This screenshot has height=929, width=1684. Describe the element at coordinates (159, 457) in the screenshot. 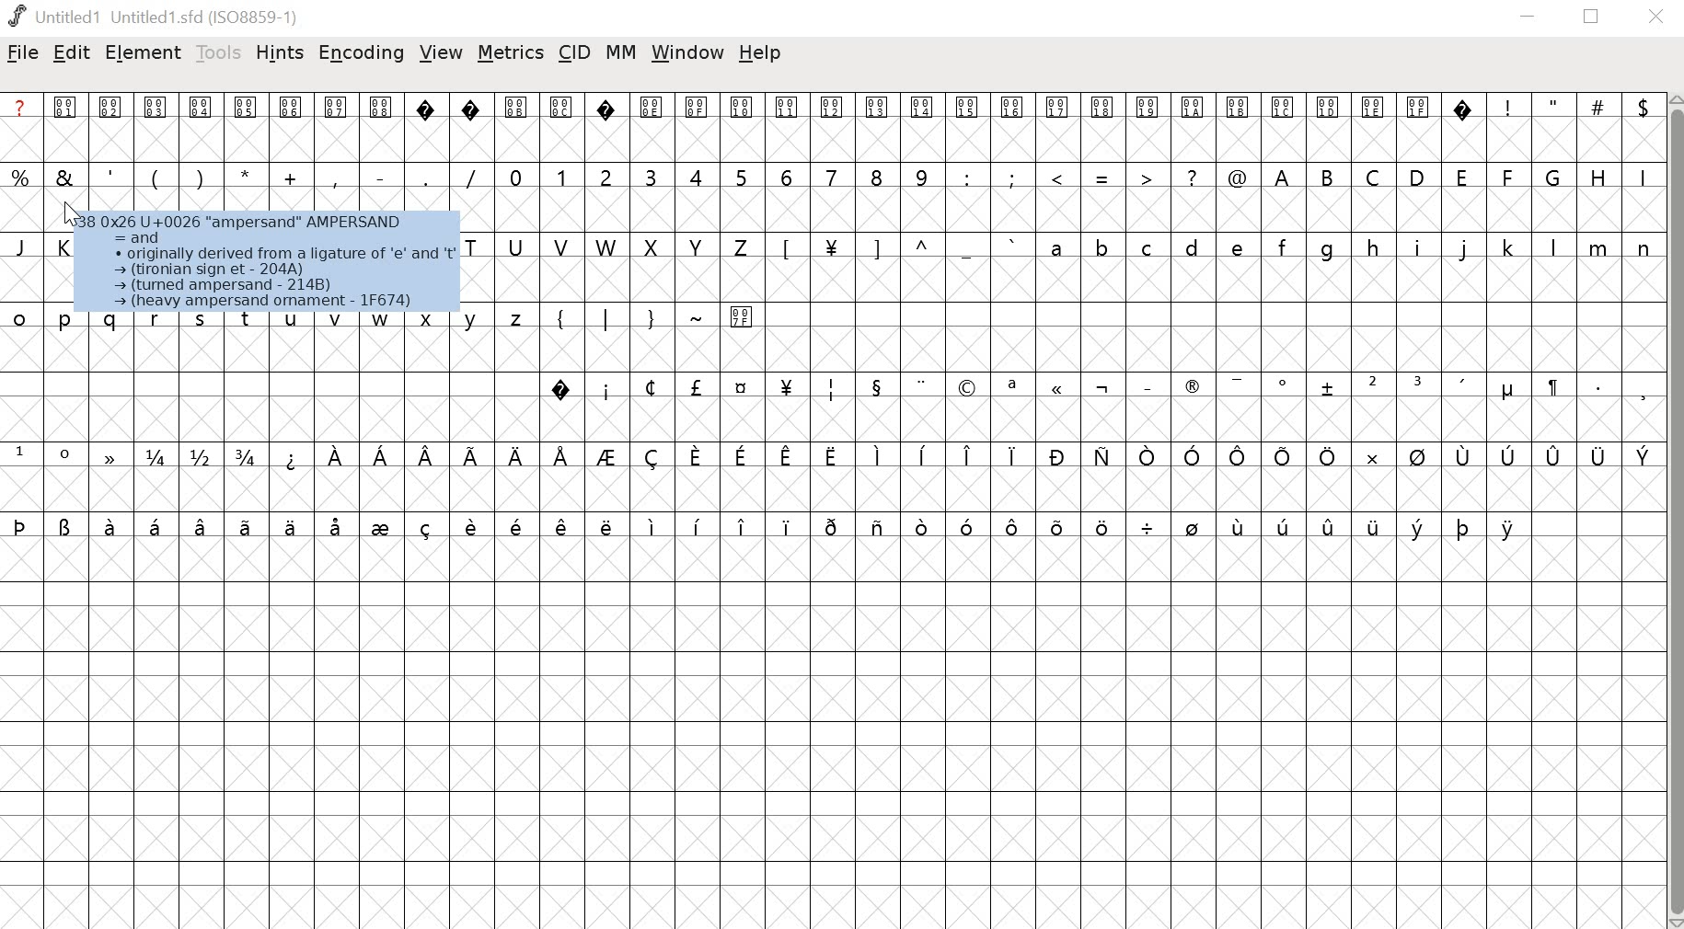

I see `1/4` at that location.